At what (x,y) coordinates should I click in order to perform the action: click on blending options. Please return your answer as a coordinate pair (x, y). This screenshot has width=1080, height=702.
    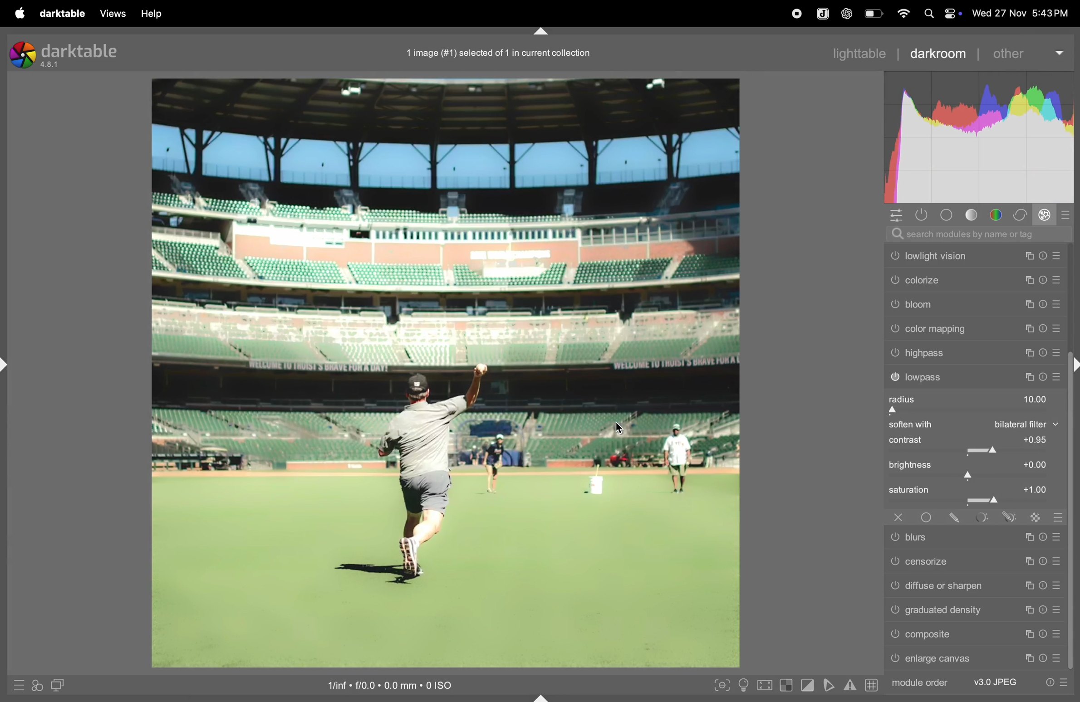
    Looking at the image, I should click on (1059, 518).